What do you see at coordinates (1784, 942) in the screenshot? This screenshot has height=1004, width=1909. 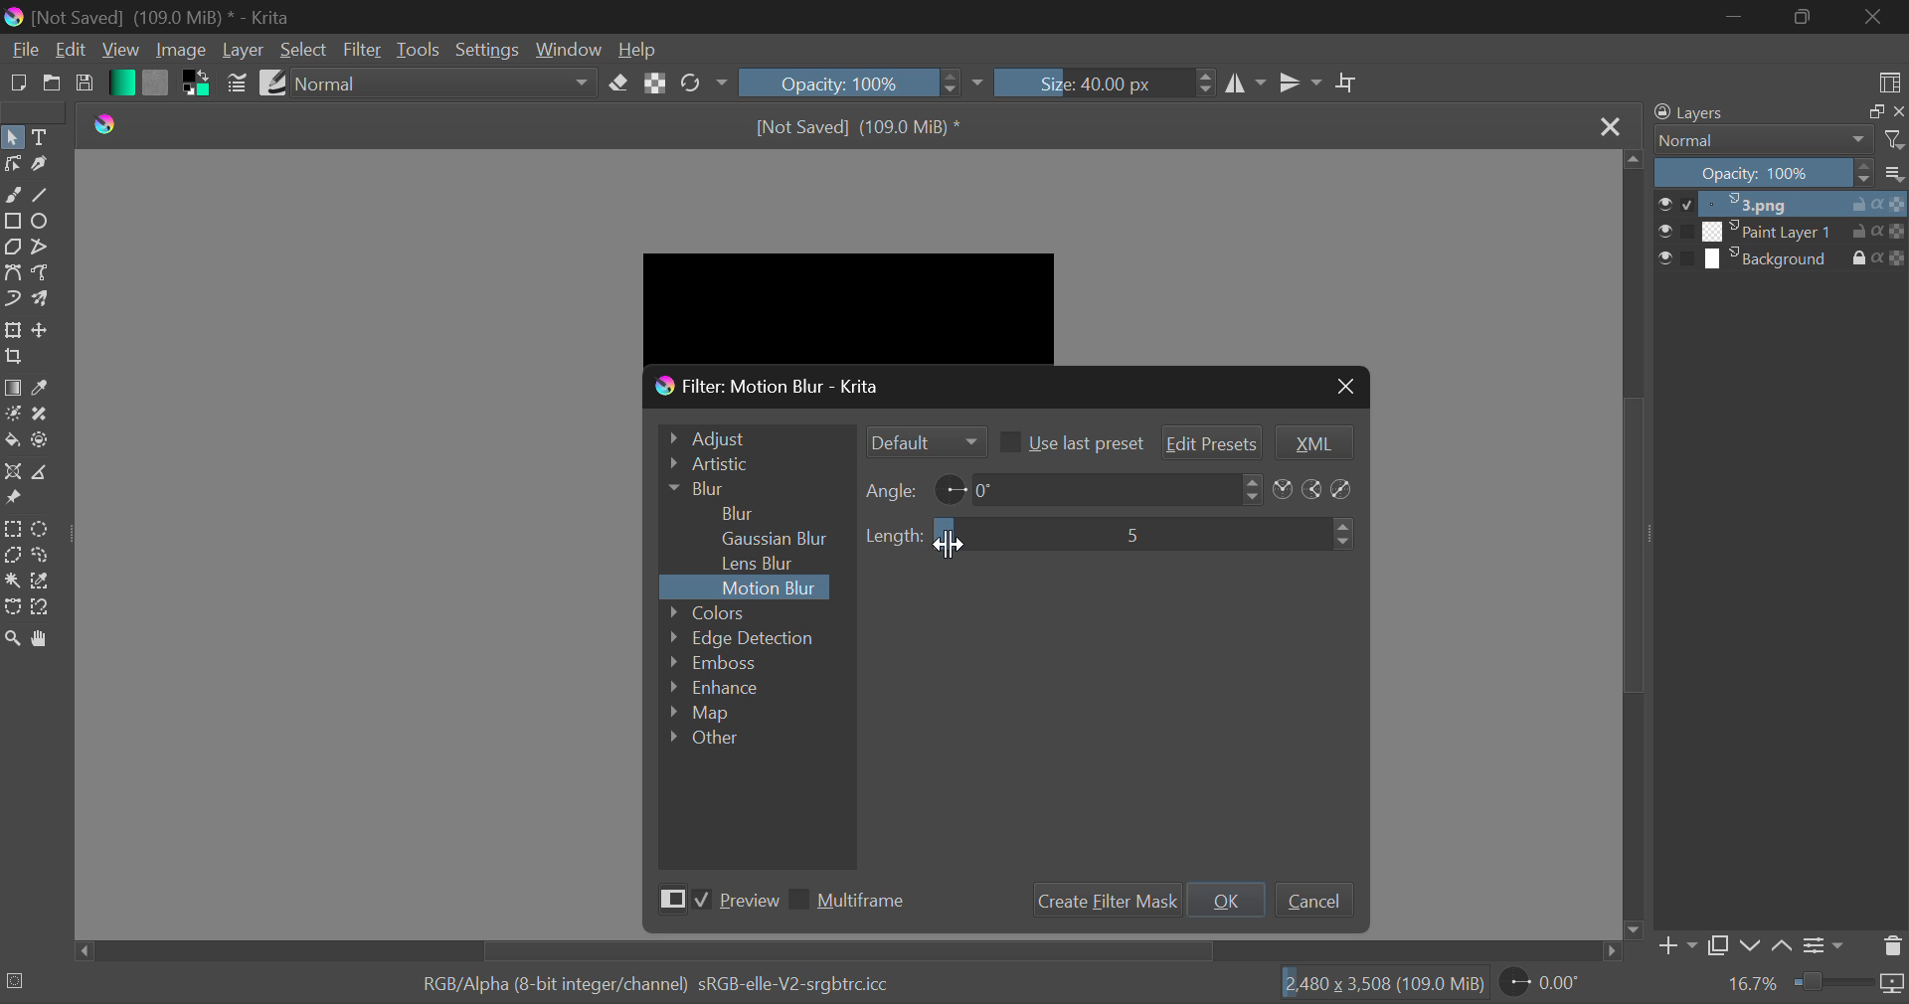 I see `Move Layer Up` at bounding box center [1784, 942].